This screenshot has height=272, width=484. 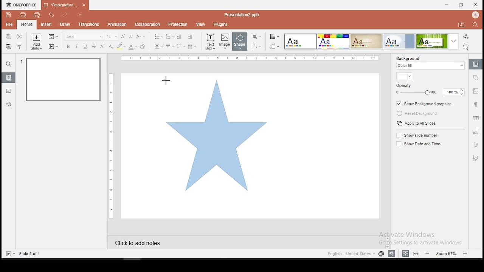 What do you see at coordinates (275, 46) in the screenshot?
I see `select slide size` at bounding box center [275, 46].